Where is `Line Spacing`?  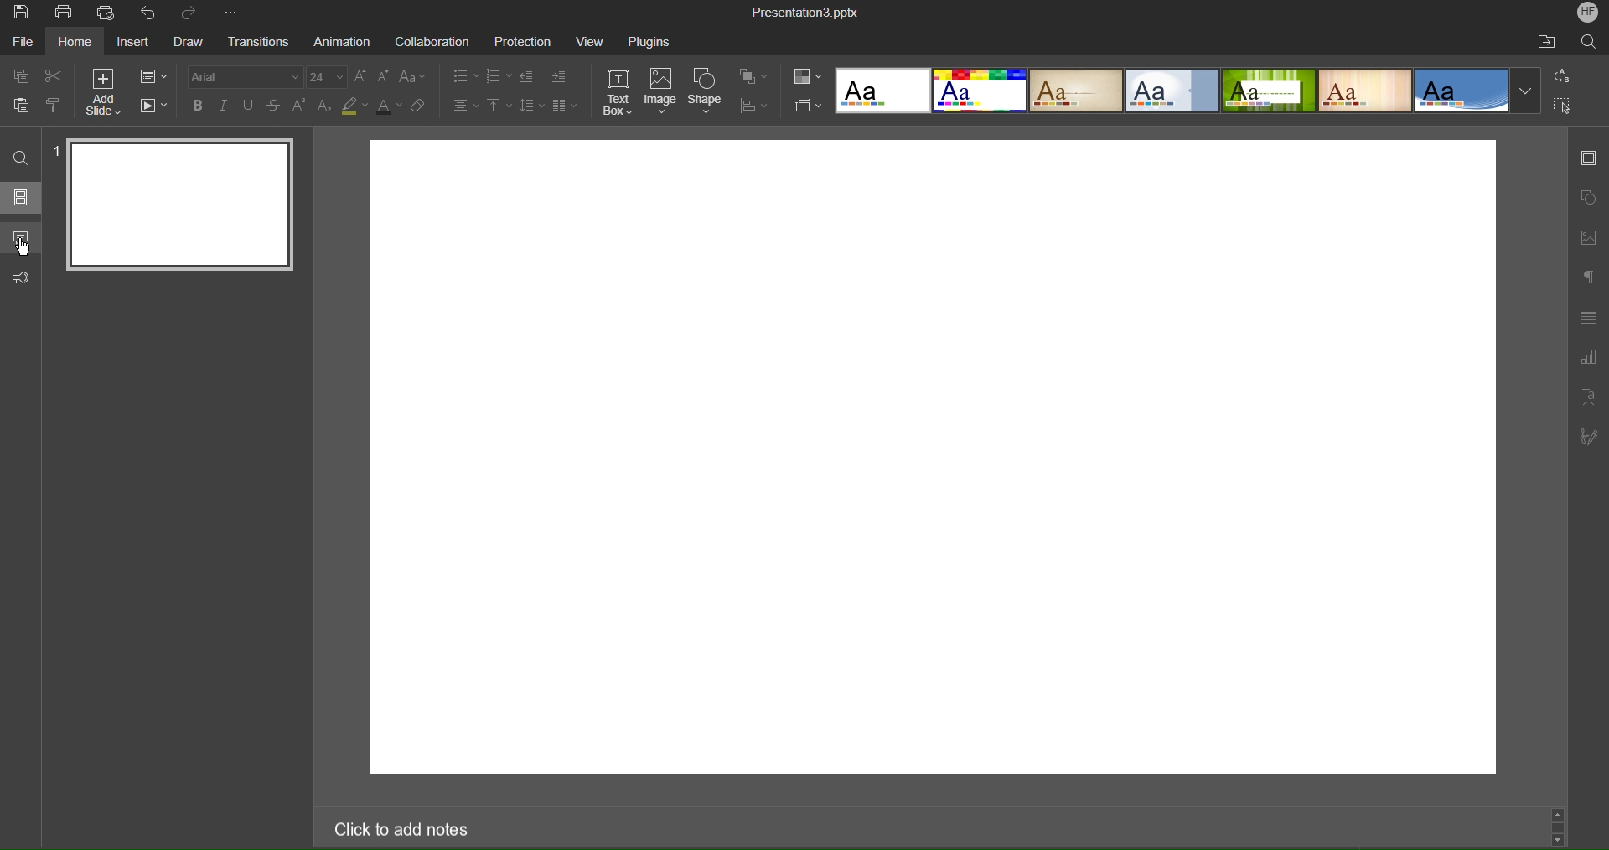 Line Spacing is located at coordinates (532, 106).